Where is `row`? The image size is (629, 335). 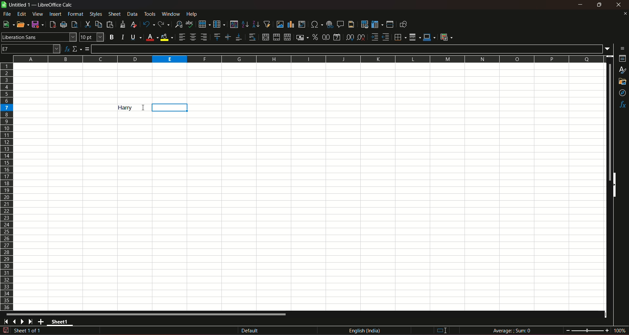
row is located at coordinates (203, 24).